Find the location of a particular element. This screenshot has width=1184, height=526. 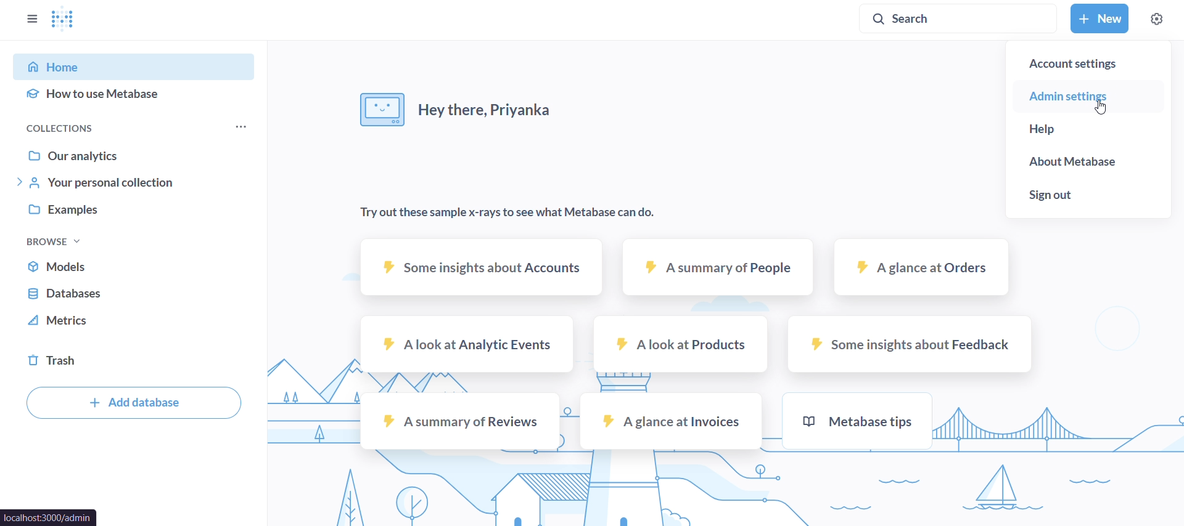

collections is located at coordinates (94, 127).